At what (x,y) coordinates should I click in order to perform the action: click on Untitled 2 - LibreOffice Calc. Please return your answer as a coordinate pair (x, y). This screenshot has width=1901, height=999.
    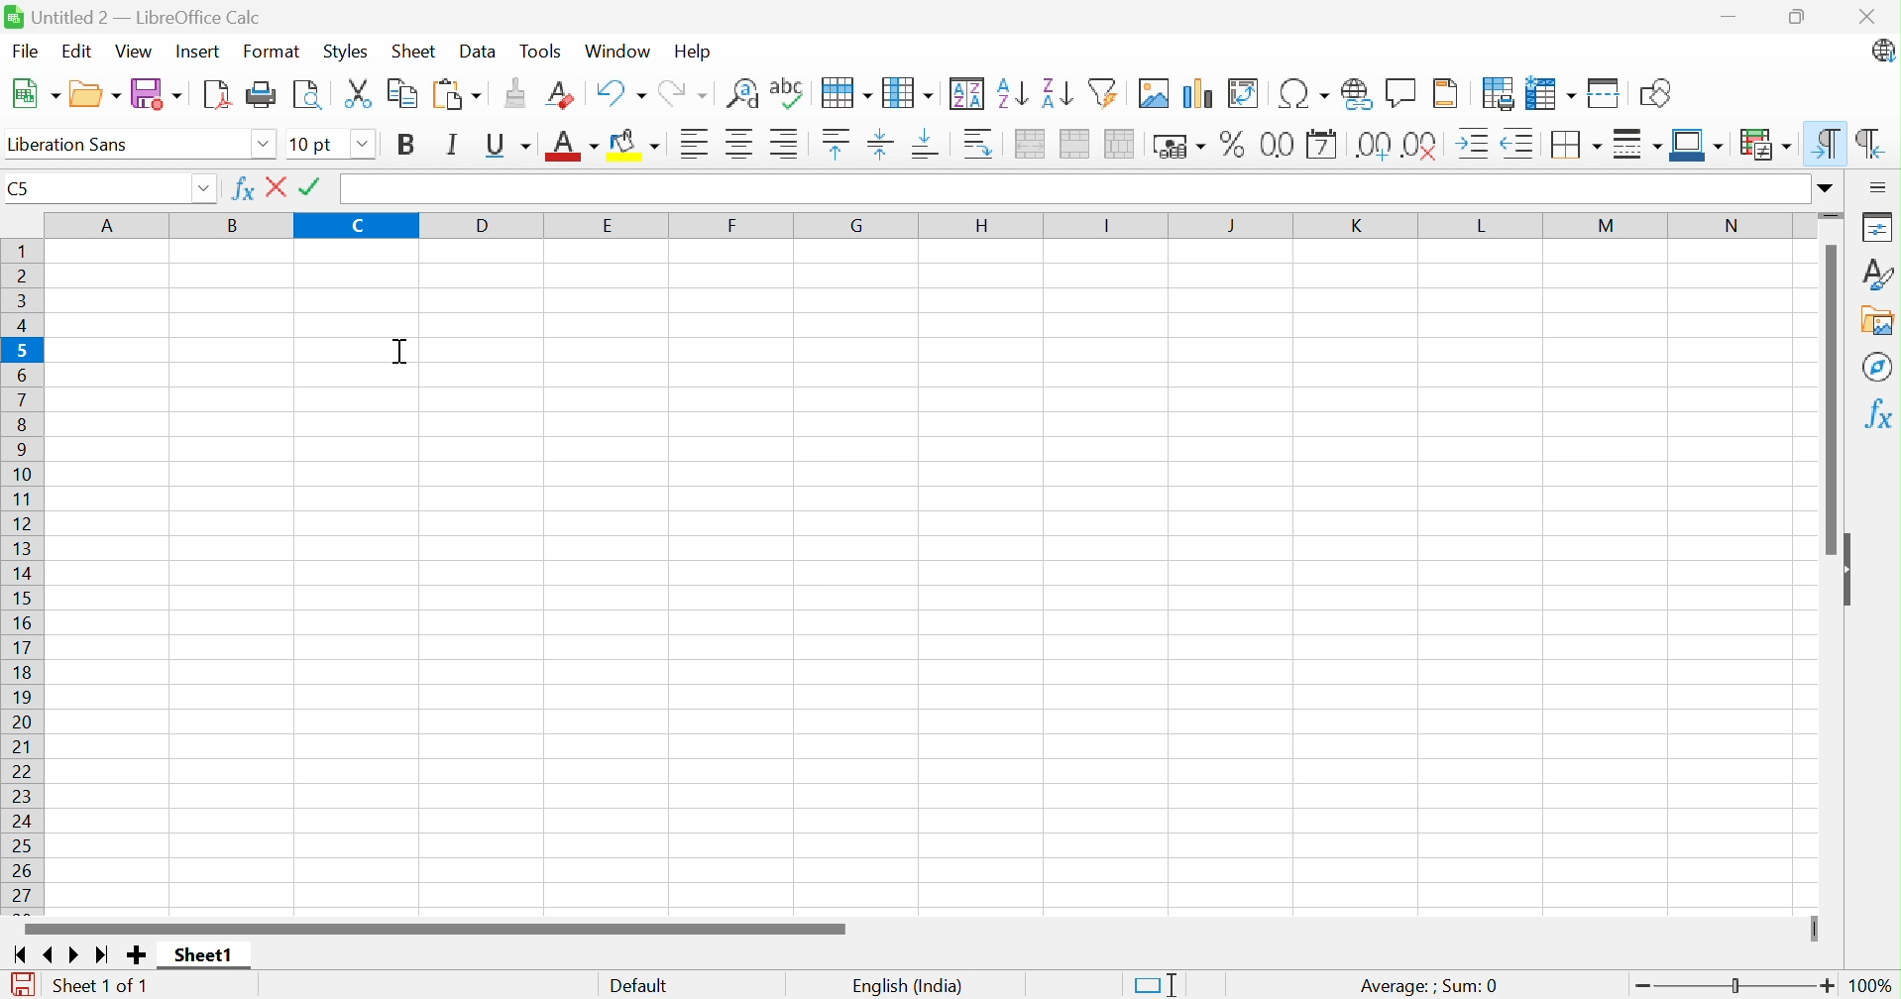
    Looking at the image, I should click on (133, 16).